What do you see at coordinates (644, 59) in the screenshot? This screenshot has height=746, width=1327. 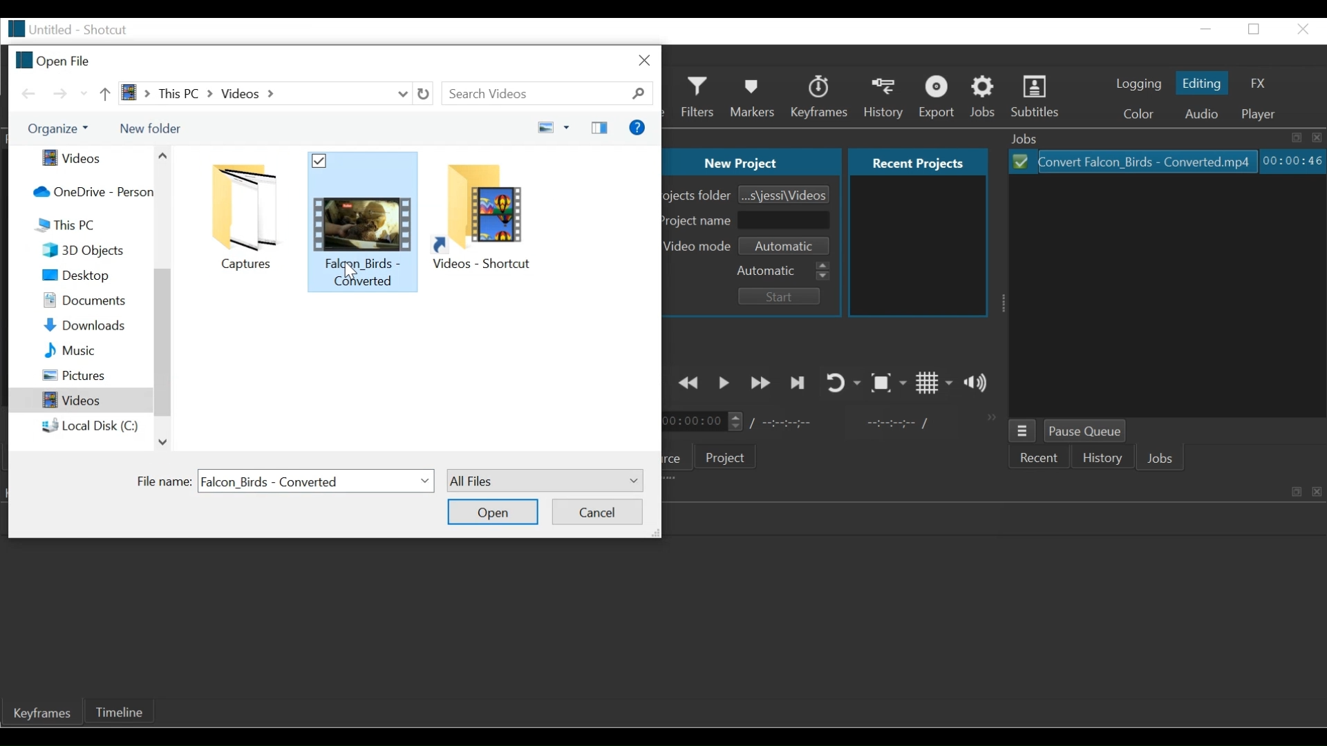 I see `Close` at bounding box center [644, 59].